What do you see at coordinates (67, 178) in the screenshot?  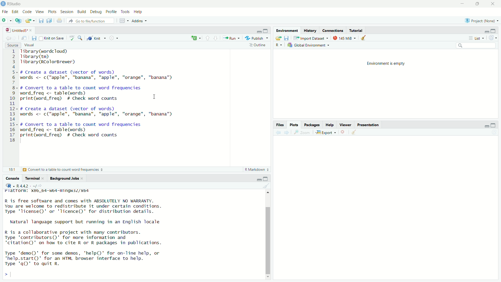 I see `Background Jobs` at bounding box center [67, 178].